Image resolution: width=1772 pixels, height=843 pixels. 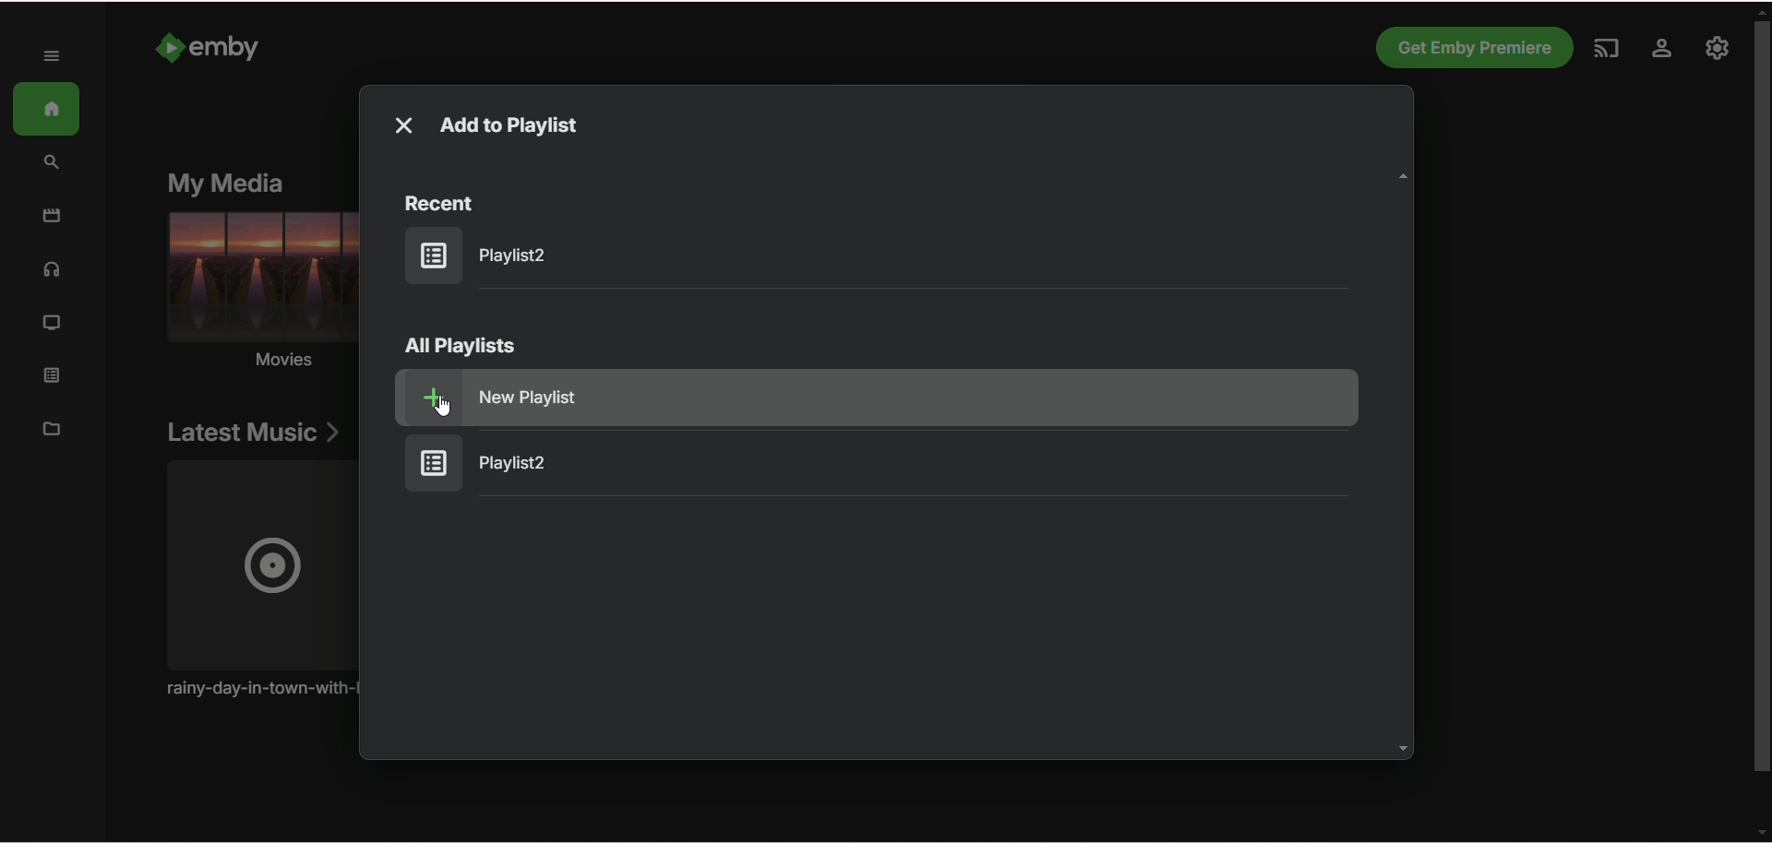 What do you see at coordinates (53, 273) in the screenshot?
I see `music` at bounding box center [53, 273].